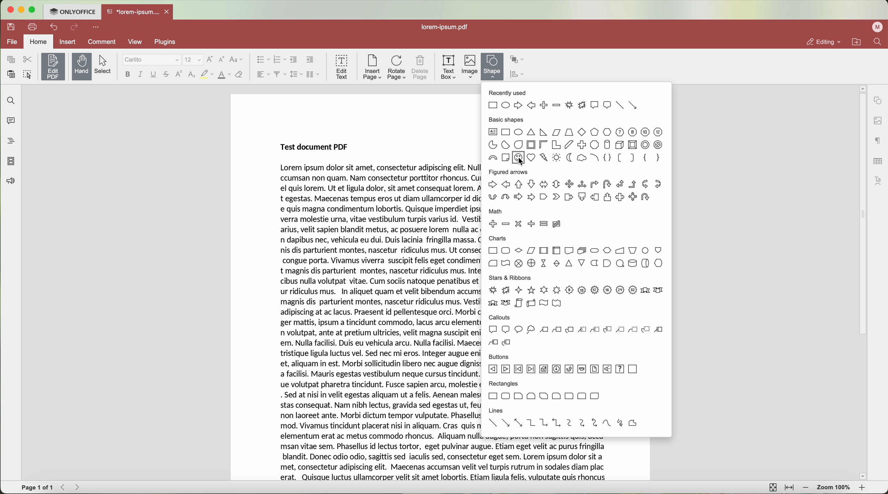  What do you see at coordinates (371, 67) in the screenshot?
I see `insert page` at bounding box center [371, 67].